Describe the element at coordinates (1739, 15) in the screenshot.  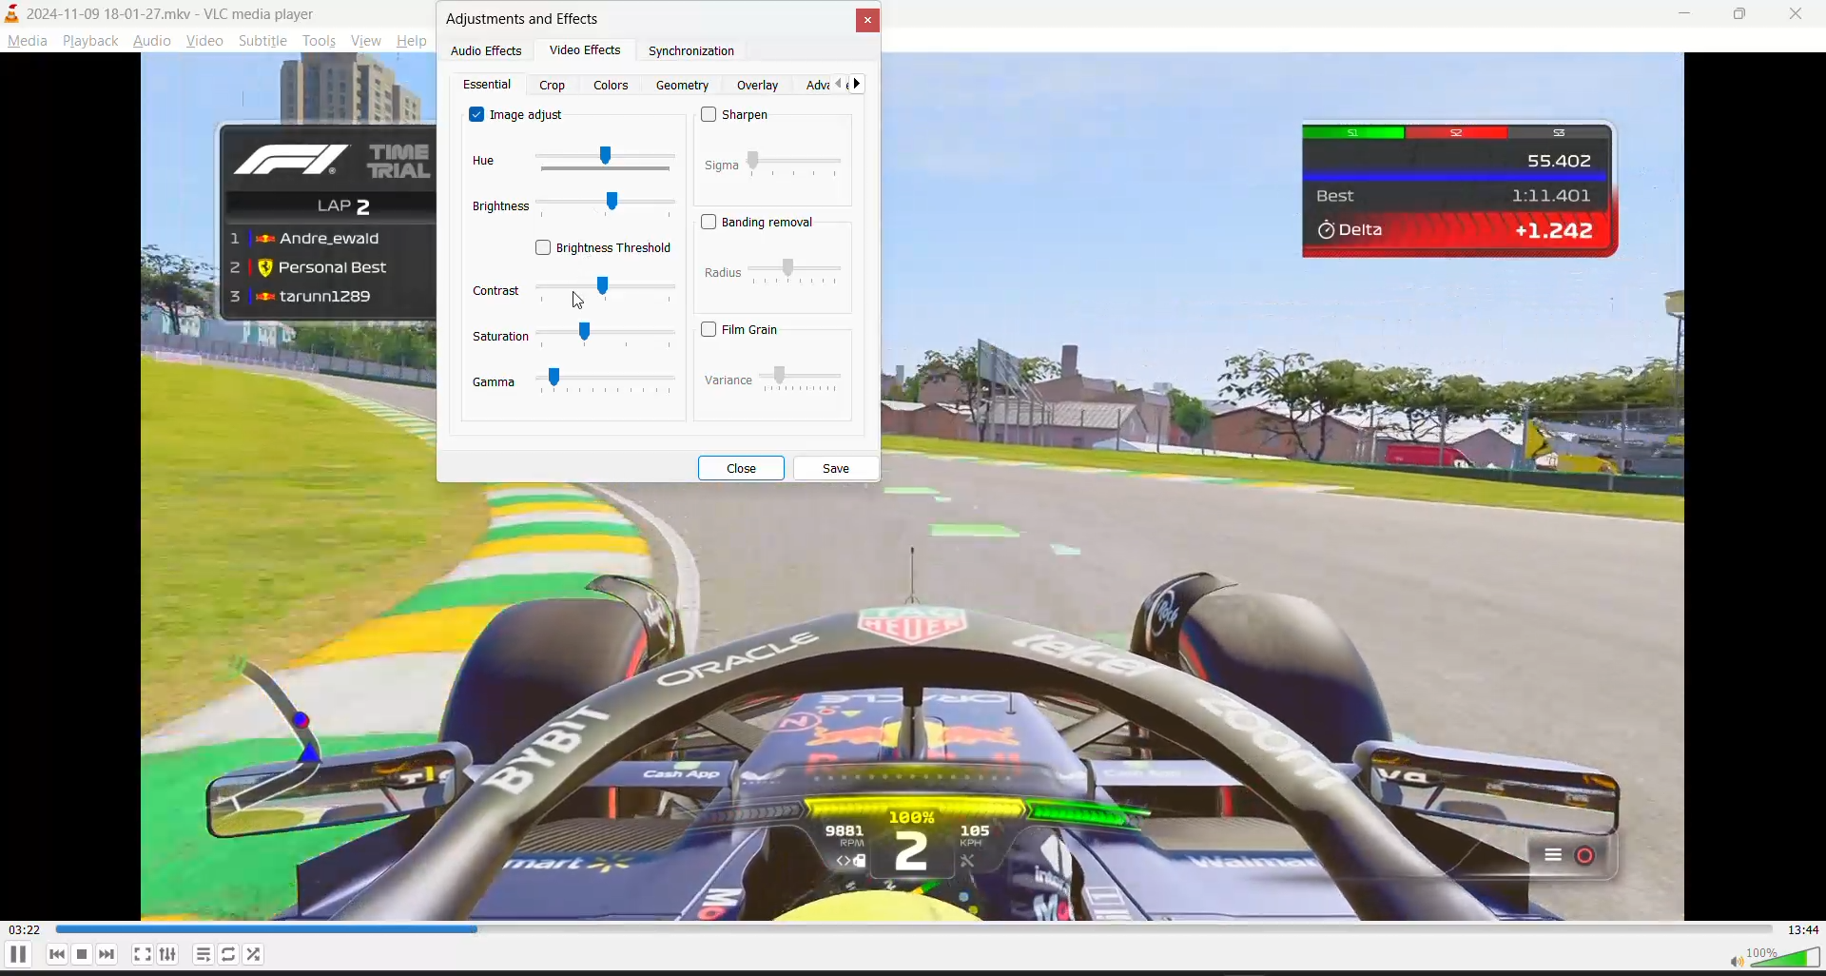
I see `maximize` at that location.